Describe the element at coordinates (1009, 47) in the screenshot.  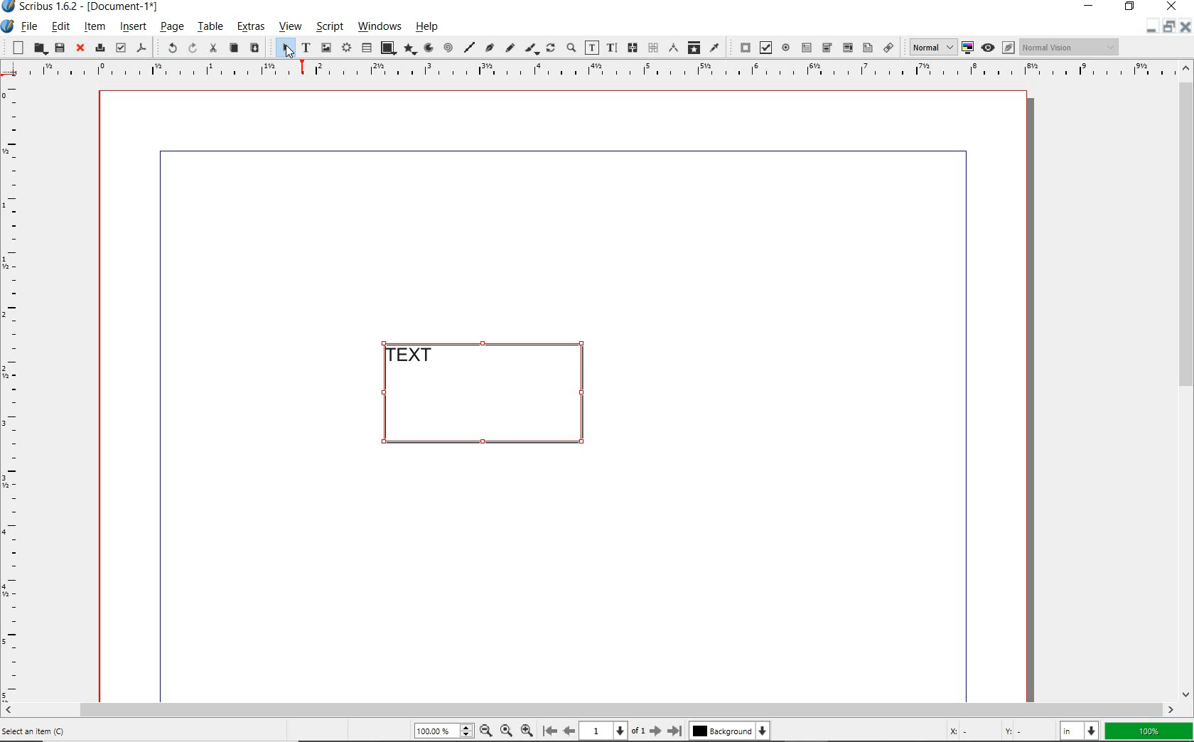
I see `Edit in preview mode` at that location.